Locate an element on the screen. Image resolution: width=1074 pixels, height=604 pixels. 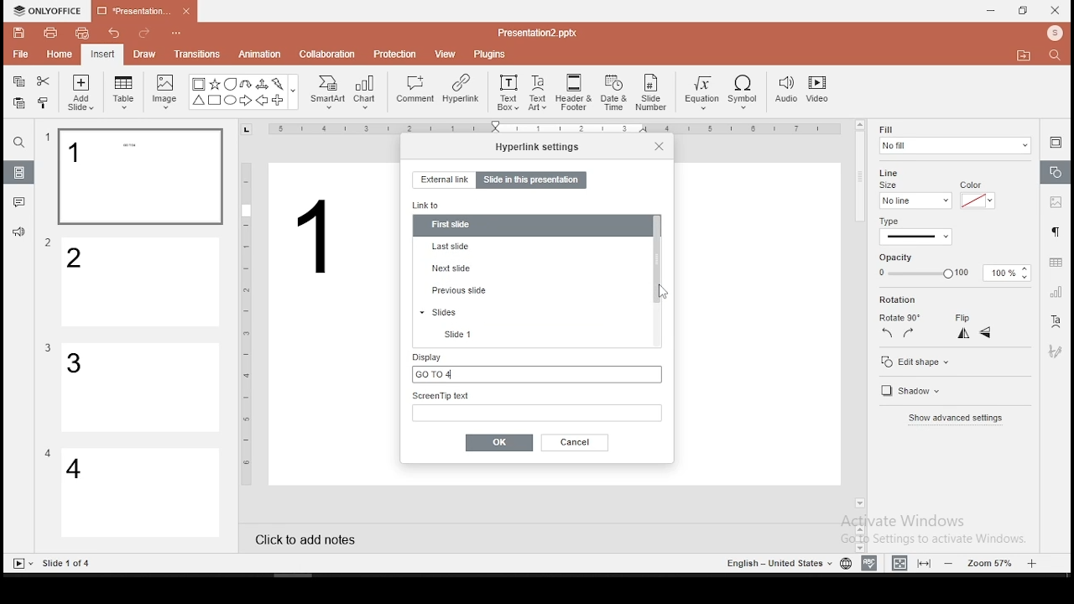
animation is located at coordinates (258, 55).